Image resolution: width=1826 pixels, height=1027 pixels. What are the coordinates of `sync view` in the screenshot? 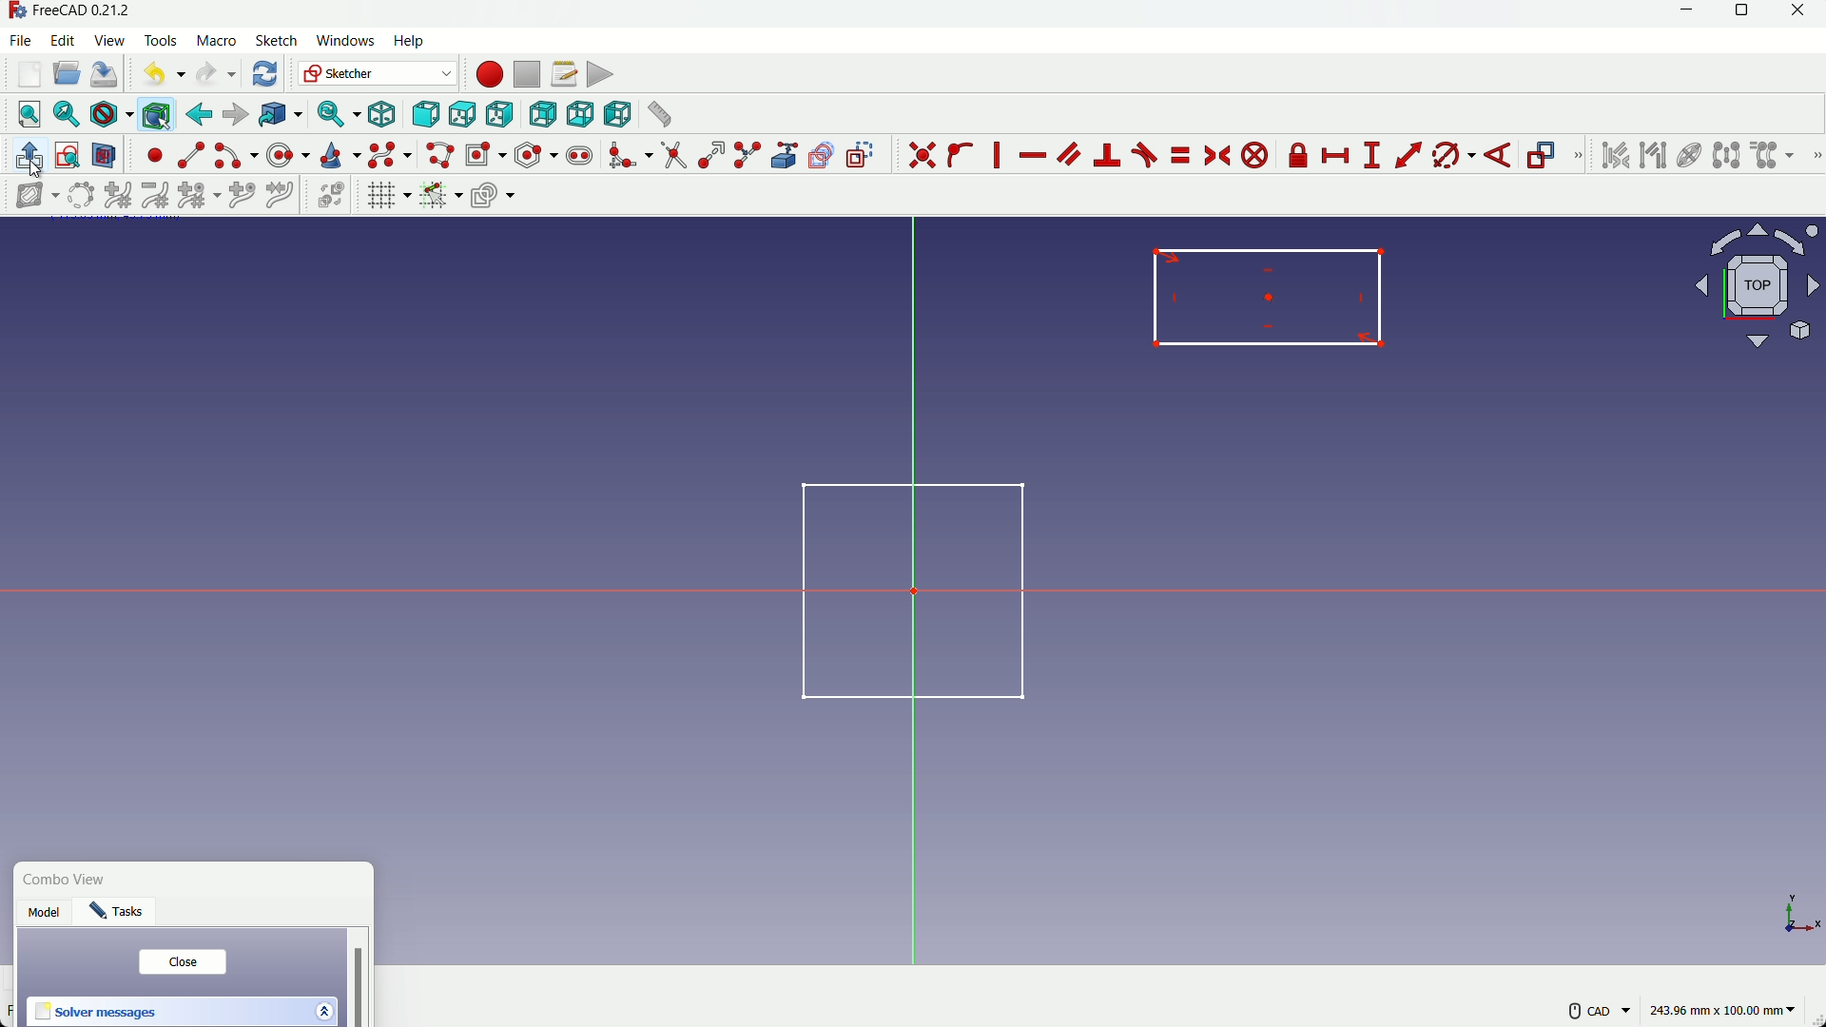 It's located at (335, 115).